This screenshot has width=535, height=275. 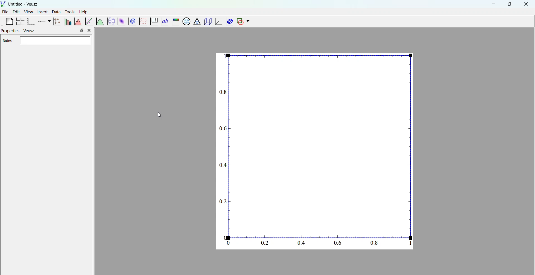 I want to click on base graph, so click(x=31, y=21).